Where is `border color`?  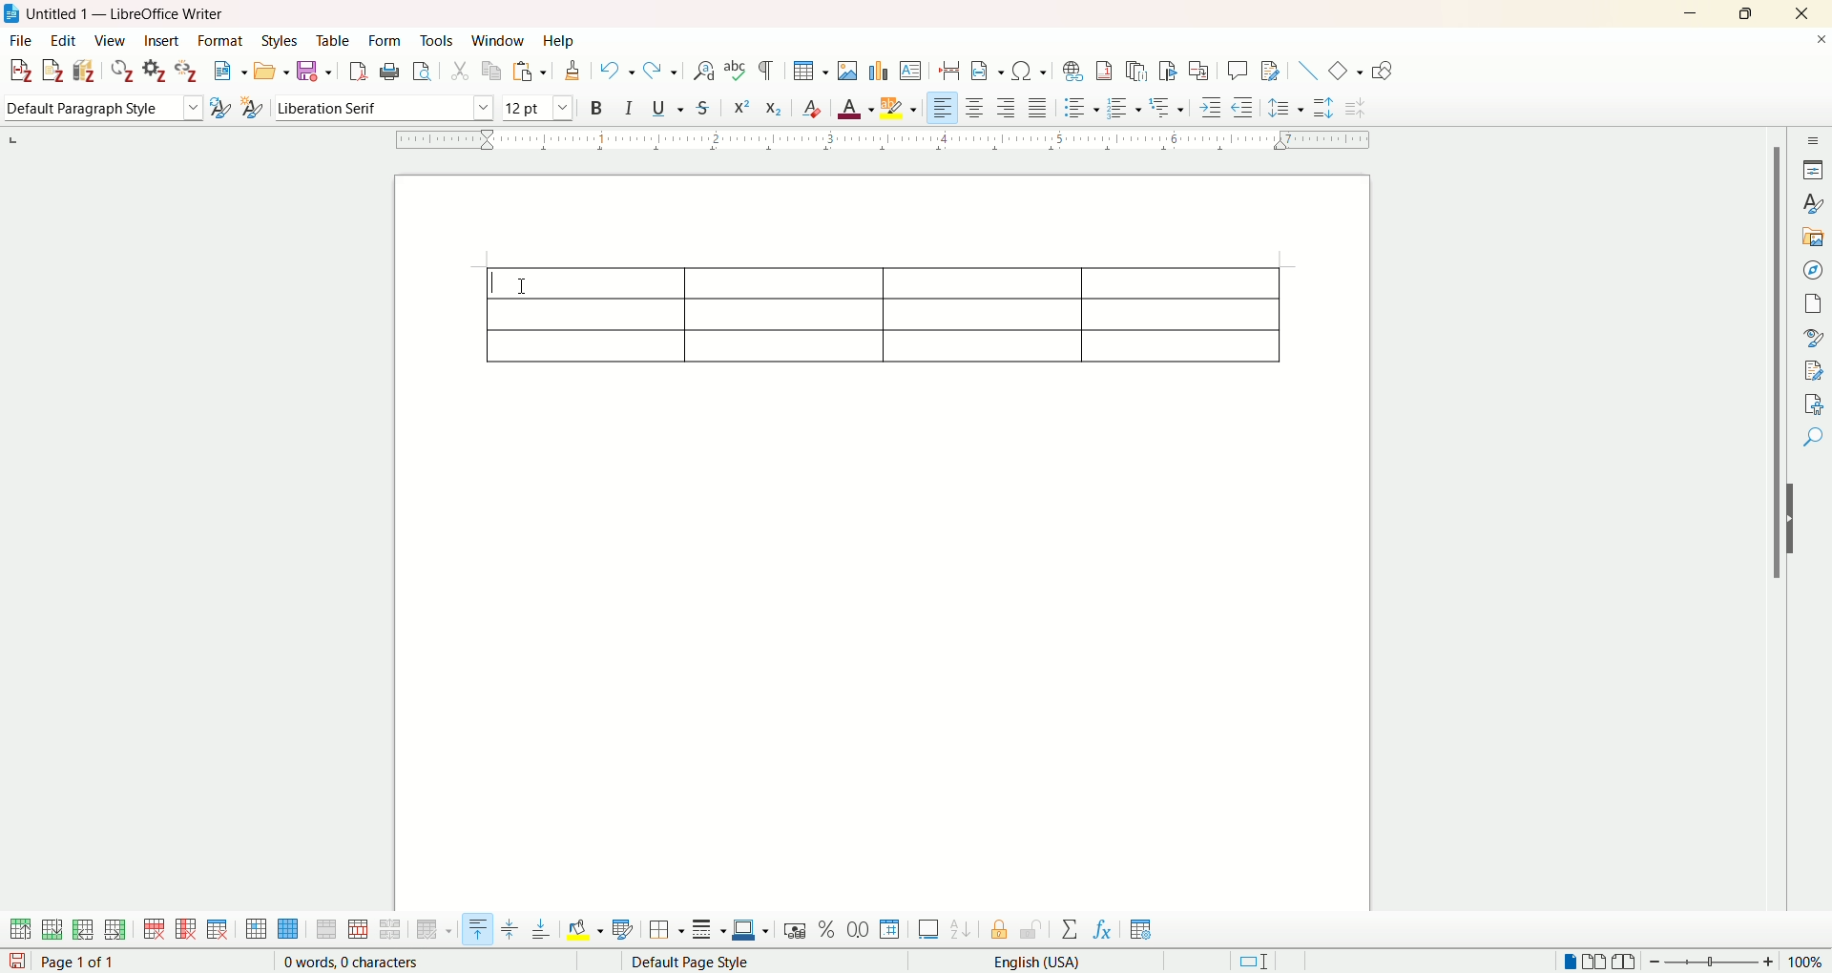
border color is located at coordinates (753, 930).